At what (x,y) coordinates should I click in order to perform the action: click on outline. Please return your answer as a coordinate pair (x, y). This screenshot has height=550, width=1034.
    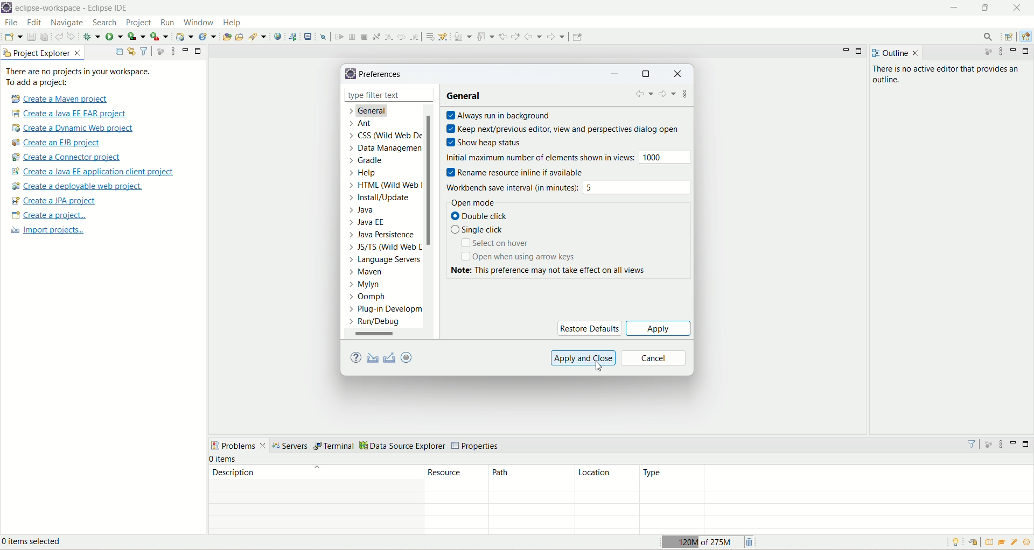
    Looking at the image, I should click on (888, 53).